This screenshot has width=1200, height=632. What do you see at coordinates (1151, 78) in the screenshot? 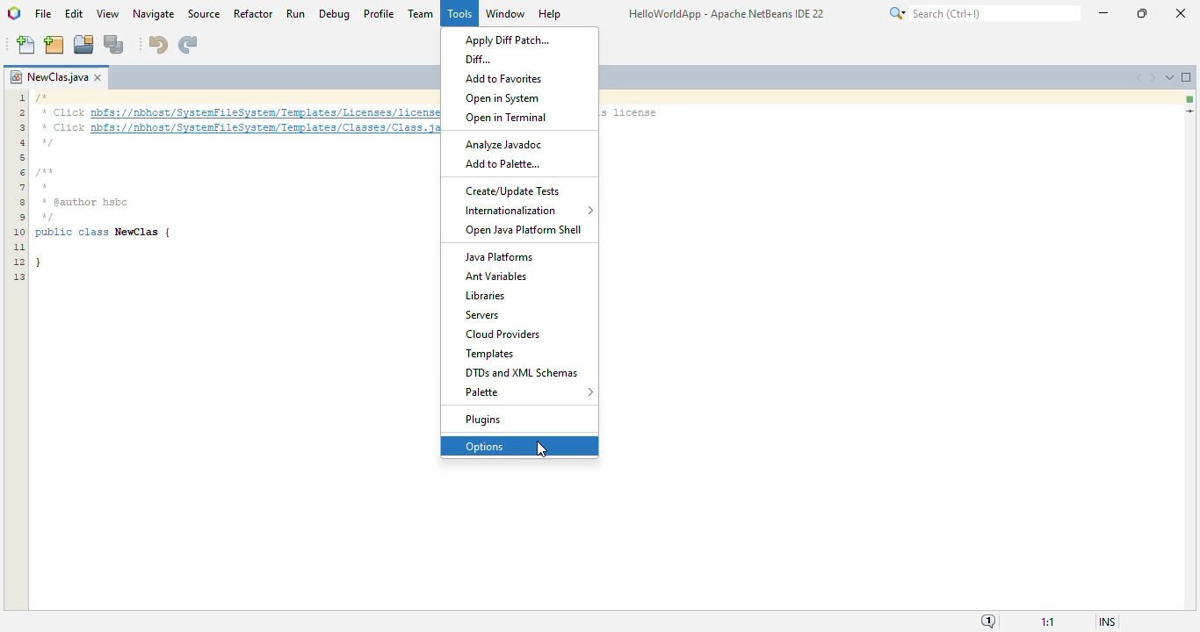
I see `scroll documents right` at bounding box center [1151, 78].